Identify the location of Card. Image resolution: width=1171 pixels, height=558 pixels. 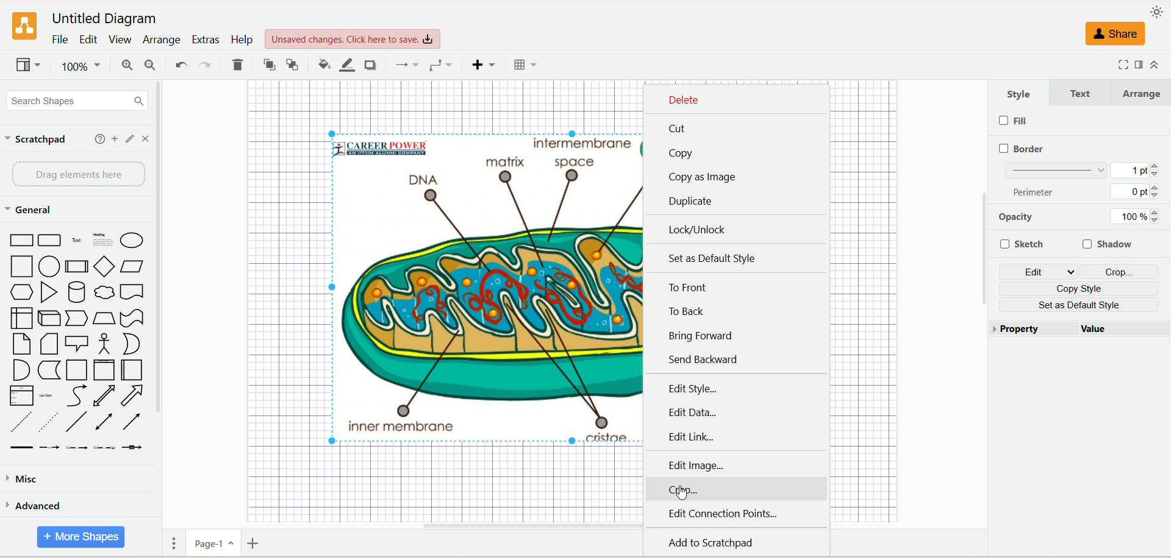
(21, 344).